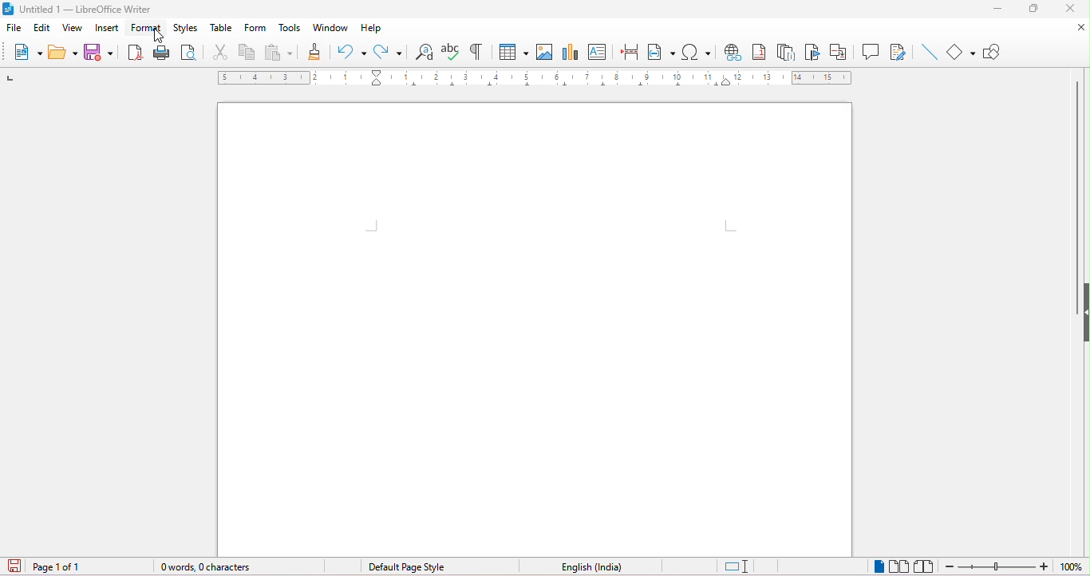 The width and height of the screenshot is (1090, 576). What do you see at coordinates (330, 28) in the screenshot?
I see `window` at bounding box center [330, 28].